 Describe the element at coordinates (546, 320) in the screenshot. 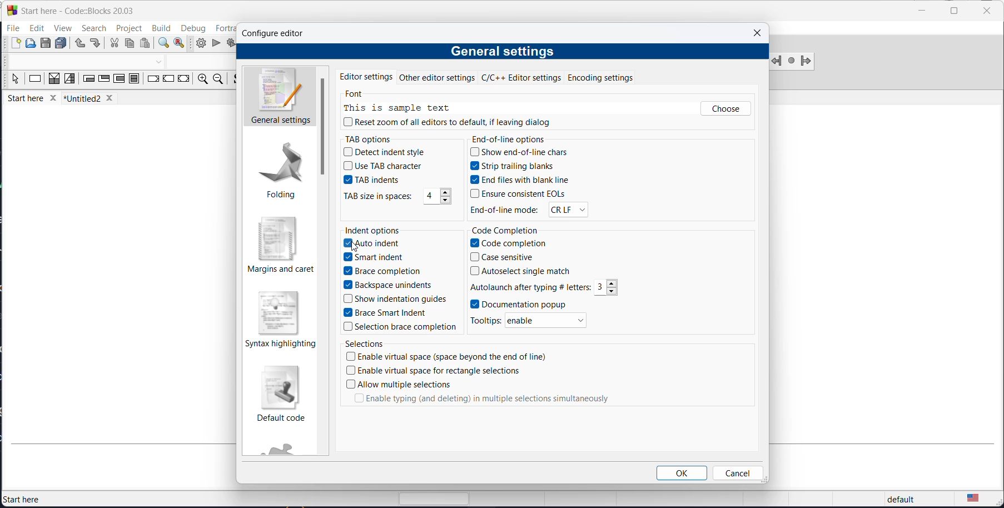

I see `tooltips enable/disable` at that location.